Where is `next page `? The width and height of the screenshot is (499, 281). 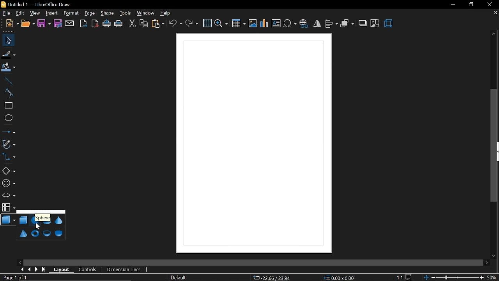
next page  is located at coordinates (37, 269).